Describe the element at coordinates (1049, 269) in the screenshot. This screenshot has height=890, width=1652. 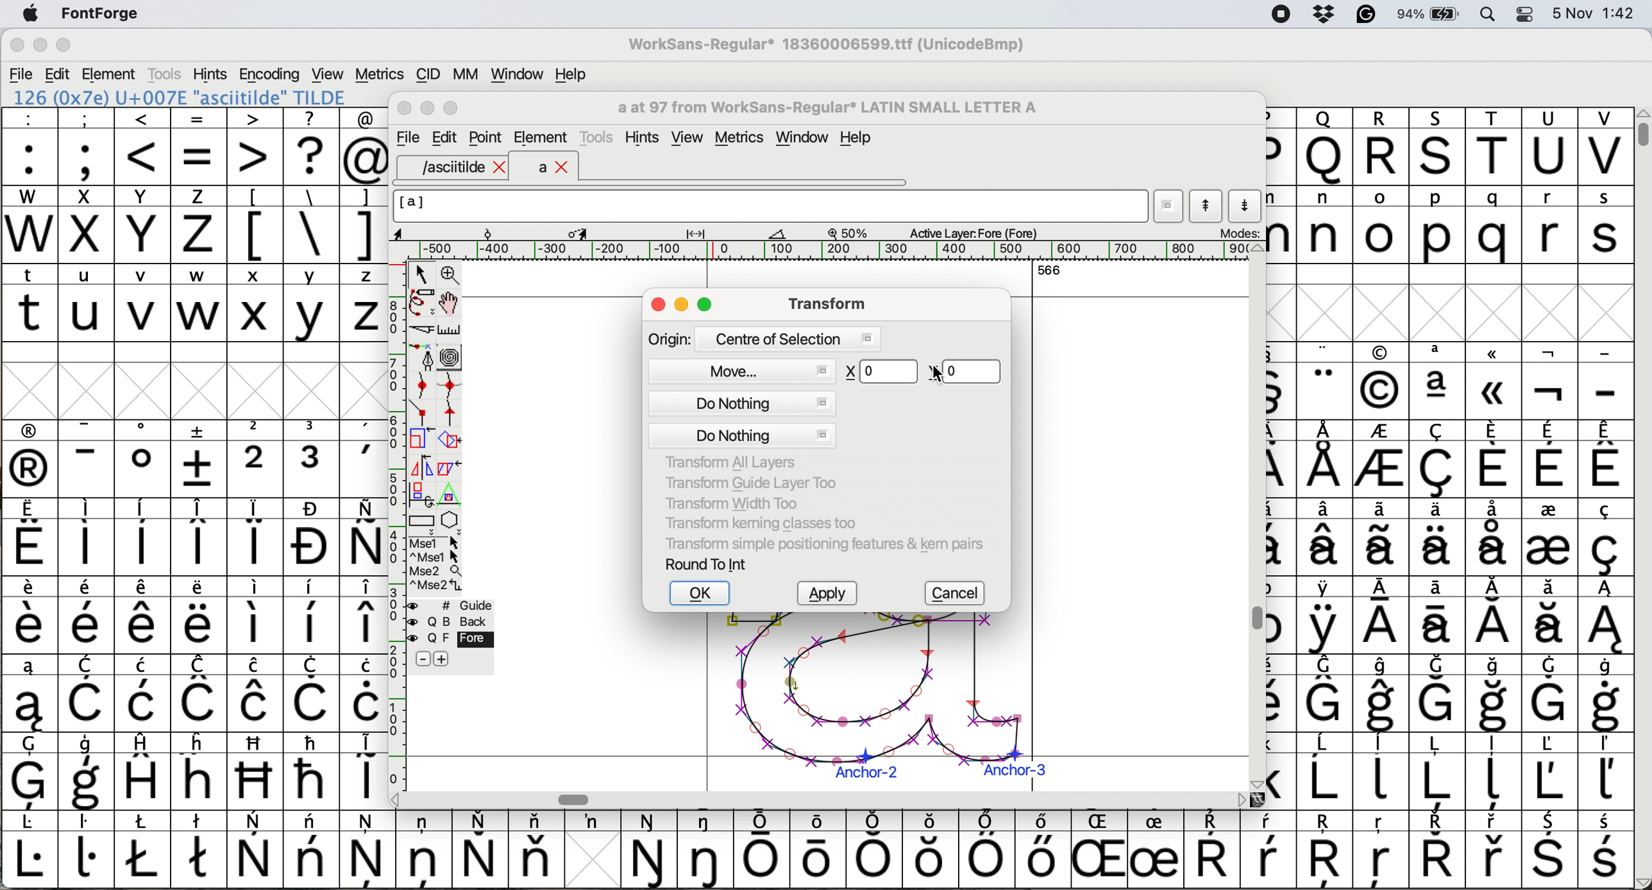
I see `566` at that location.